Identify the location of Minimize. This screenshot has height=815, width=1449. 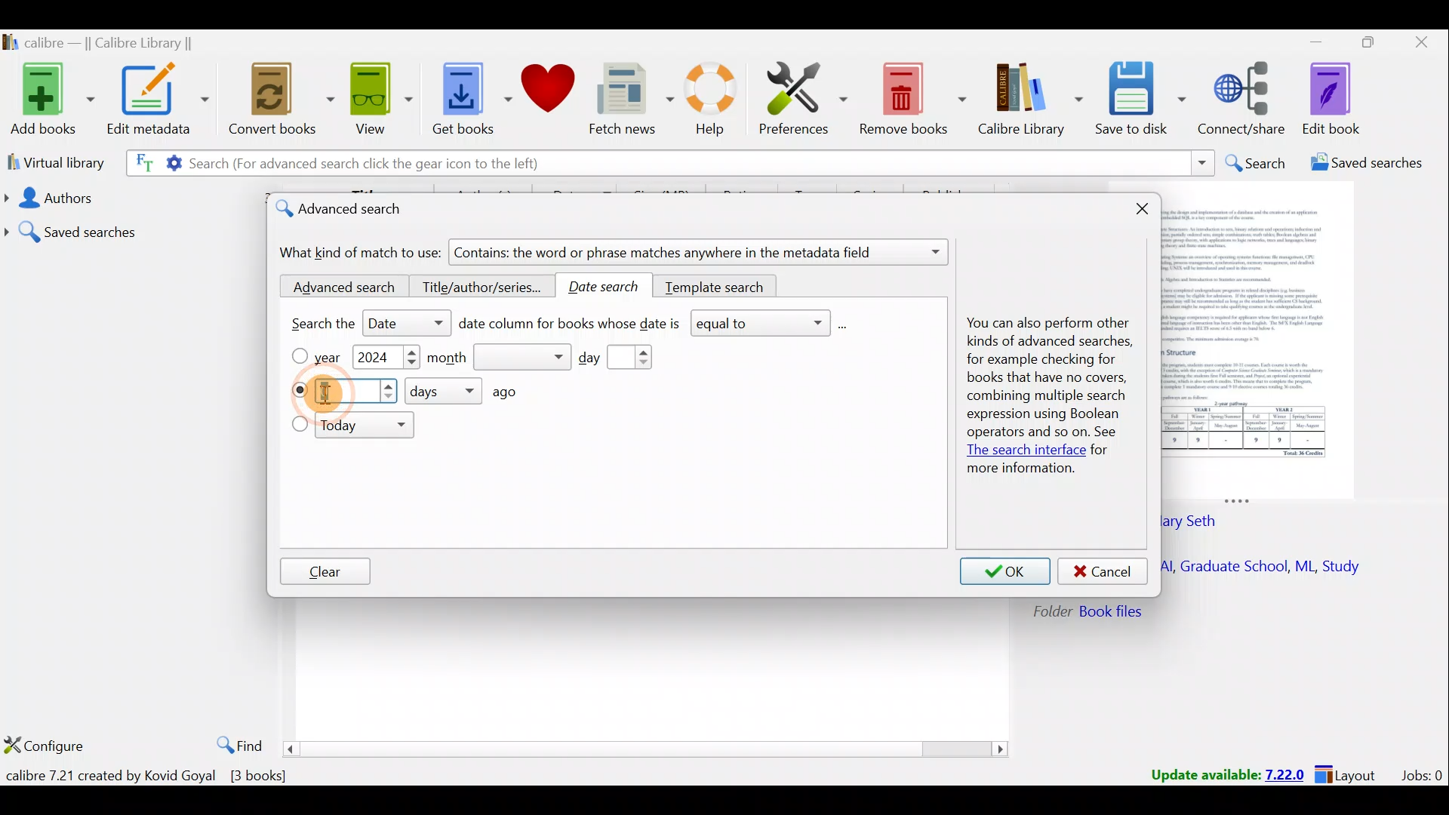
(1308, 42).